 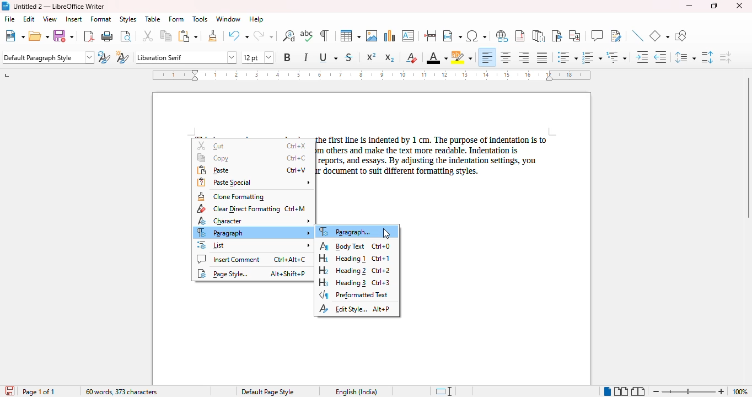 I want to click on logo, so click(x=5, y=6).